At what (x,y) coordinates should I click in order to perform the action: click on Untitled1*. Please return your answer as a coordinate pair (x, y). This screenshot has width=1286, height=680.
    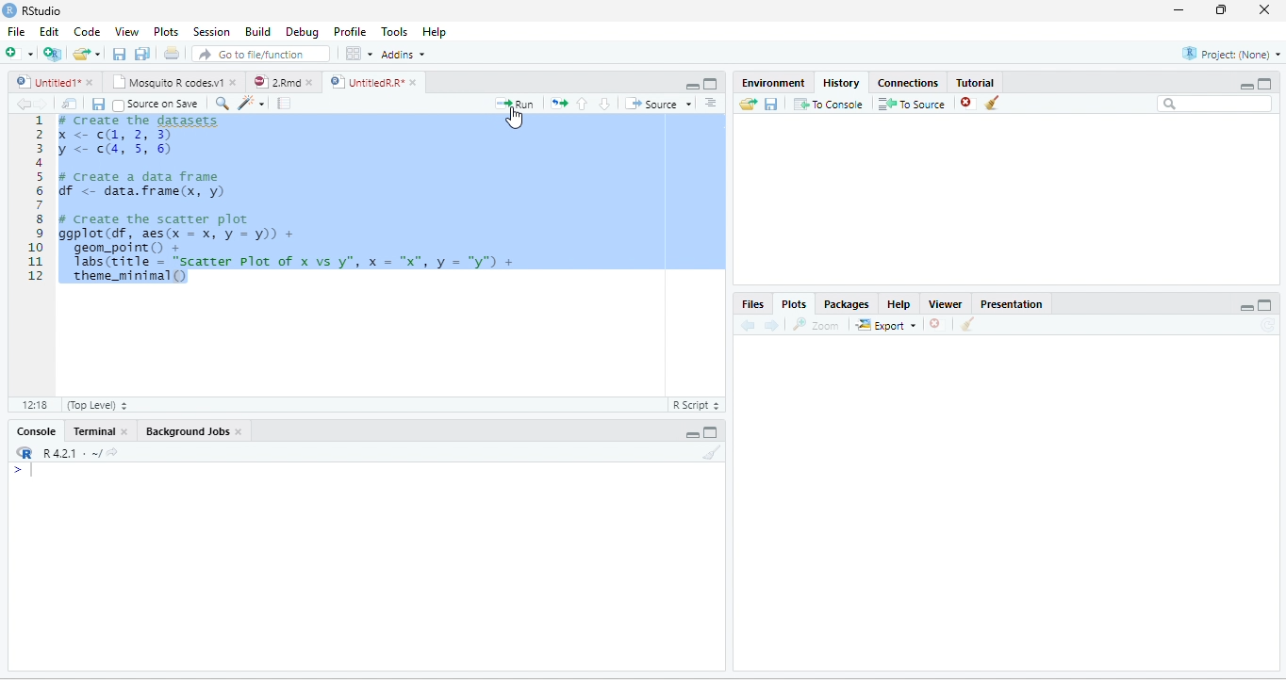
    Looking at the image, I should click on (45, 82).